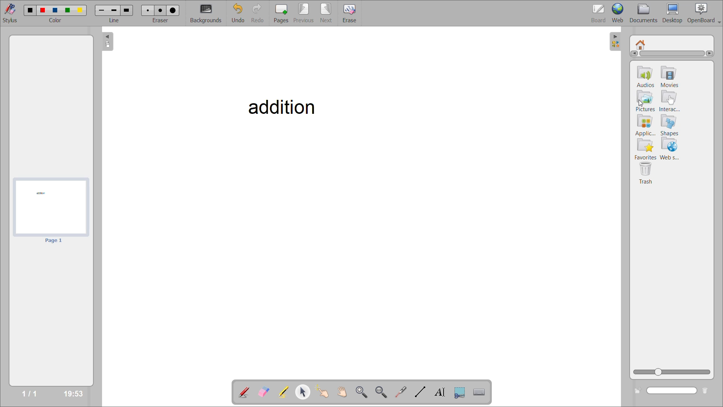  I want to click on web search, so click(671, 149).